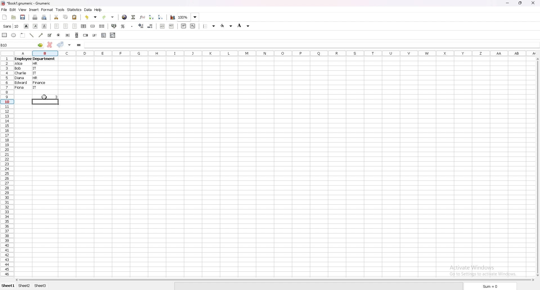  Describe the element at coordinates (125, 17) in the screenshot. I see `hyperlink` at that location.